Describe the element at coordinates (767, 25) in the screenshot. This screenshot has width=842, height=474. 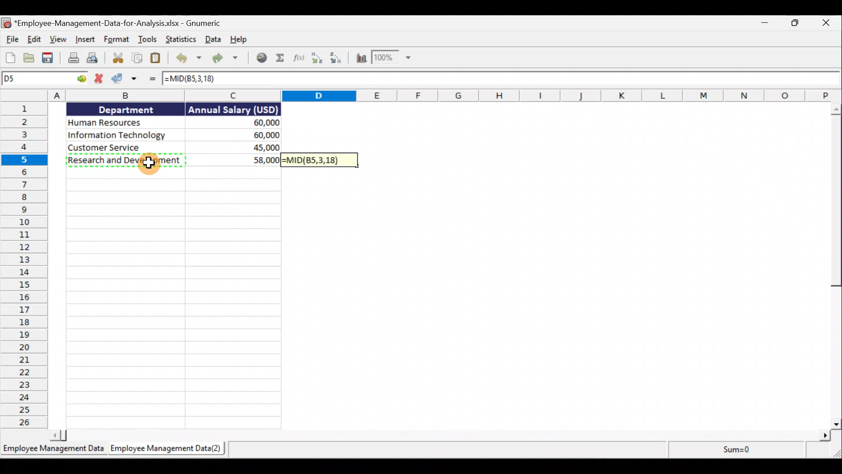
I see `Minimise` at that location.